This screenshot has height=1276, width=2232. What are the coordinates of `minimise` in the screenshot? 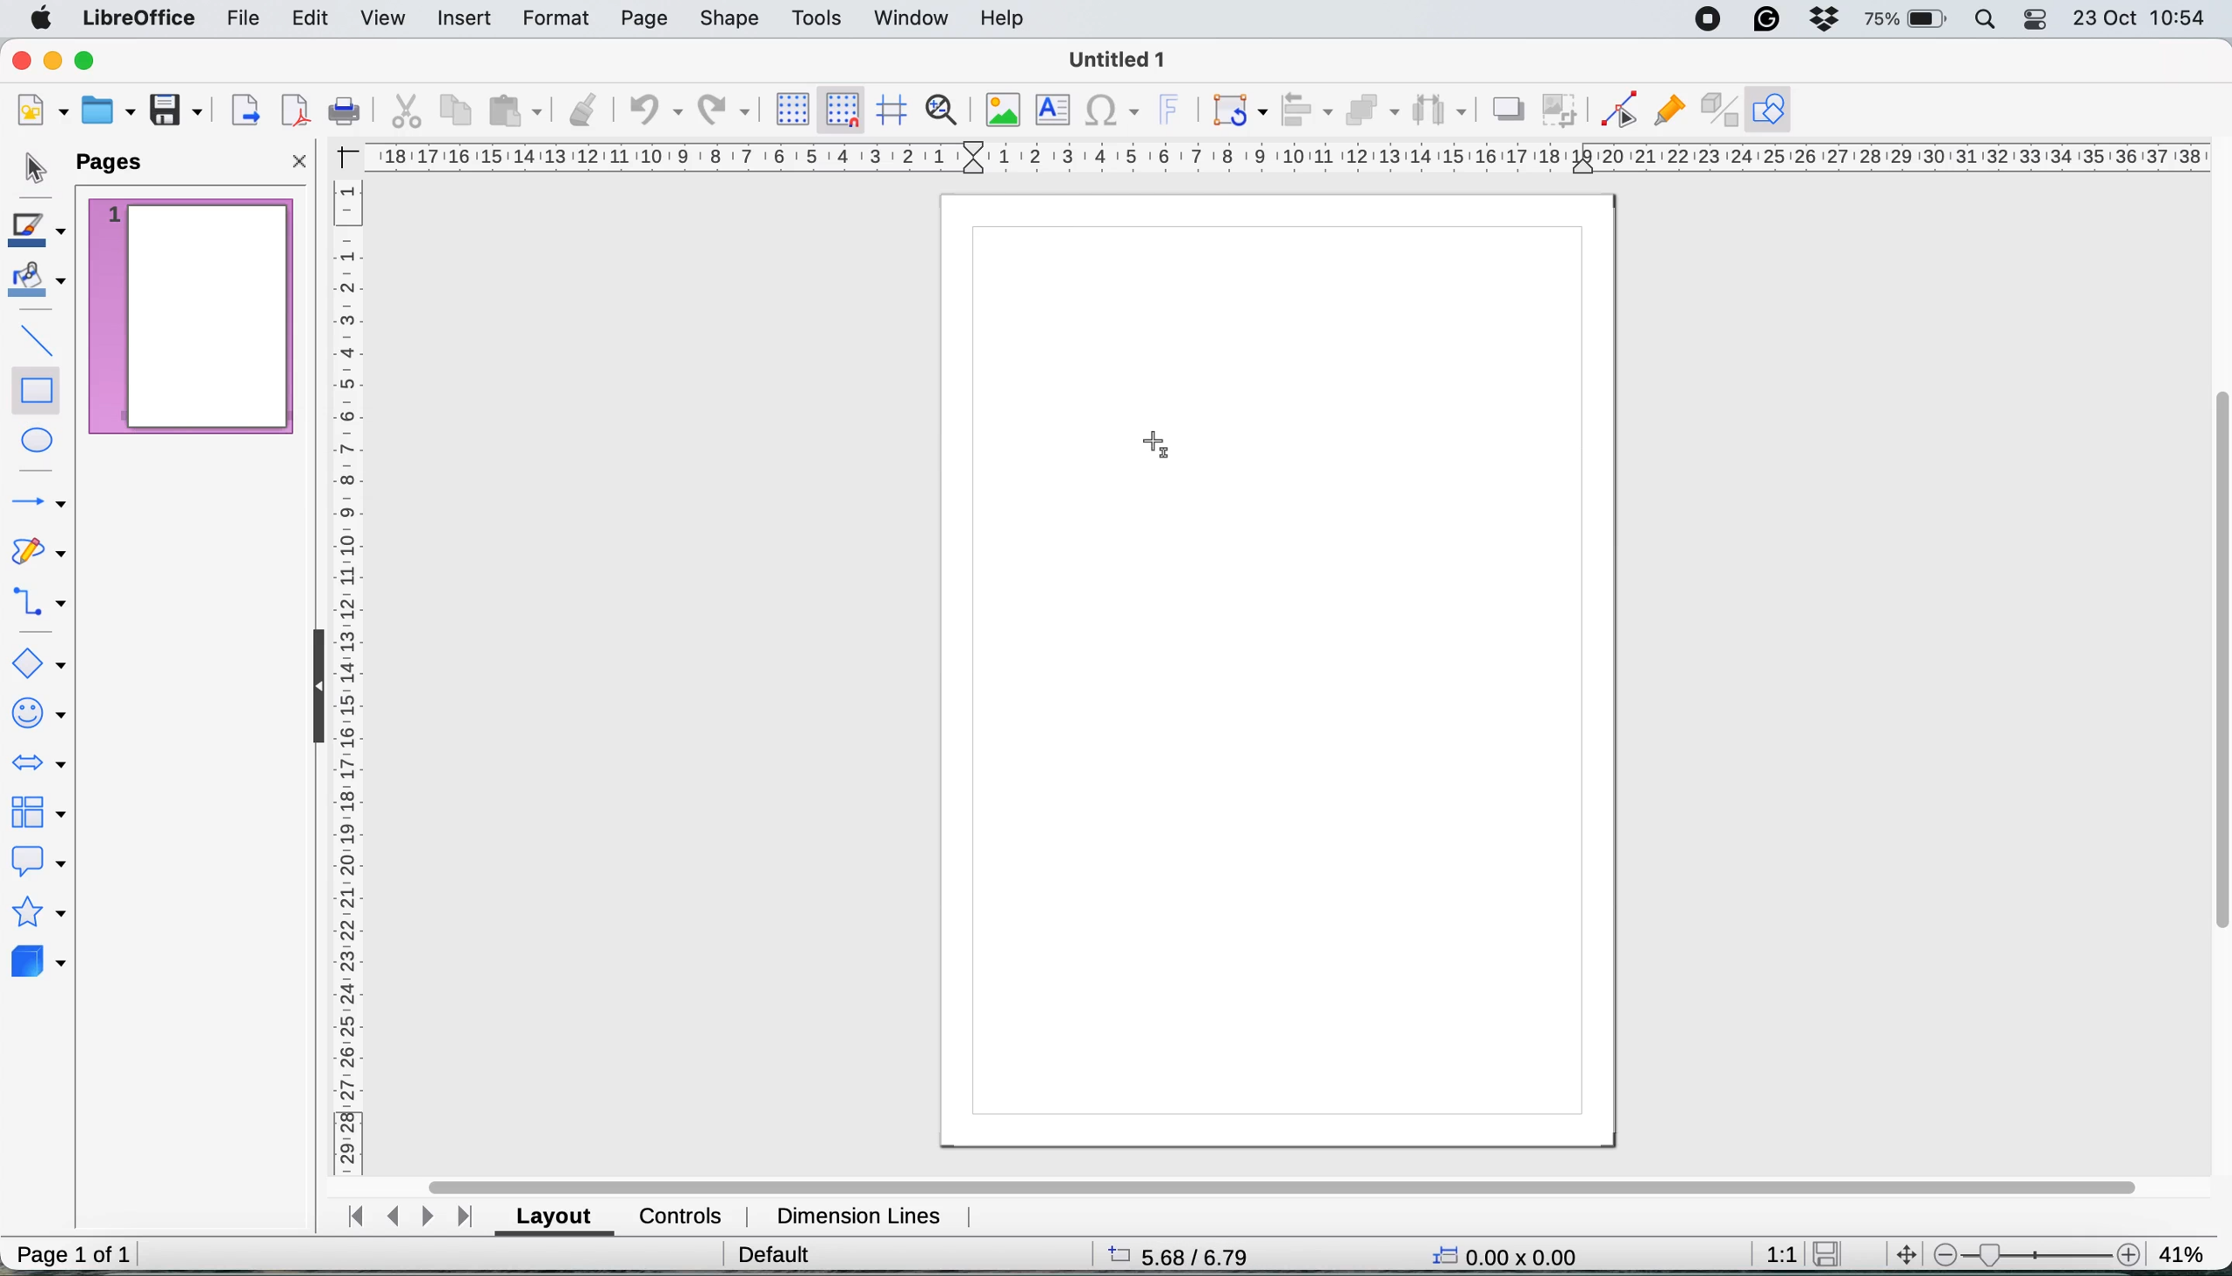 It's located at (52, 59).